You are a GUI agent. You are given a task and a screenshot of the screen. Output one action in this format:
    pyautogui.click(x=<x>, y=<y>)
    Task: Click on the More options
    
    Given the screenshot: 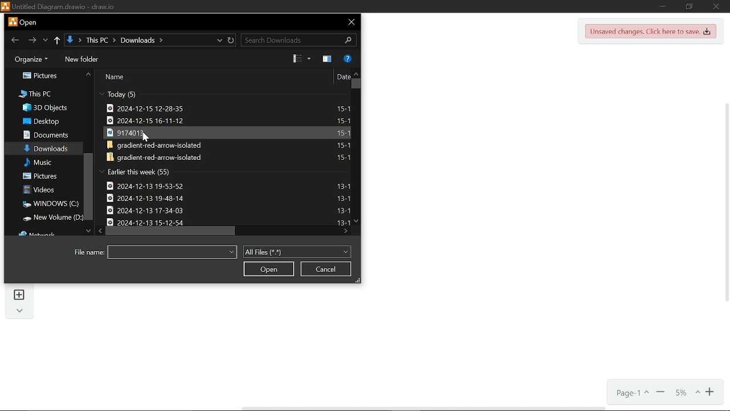 What is the action you would take?
    pyautogui.click(x=326, y=59)
    